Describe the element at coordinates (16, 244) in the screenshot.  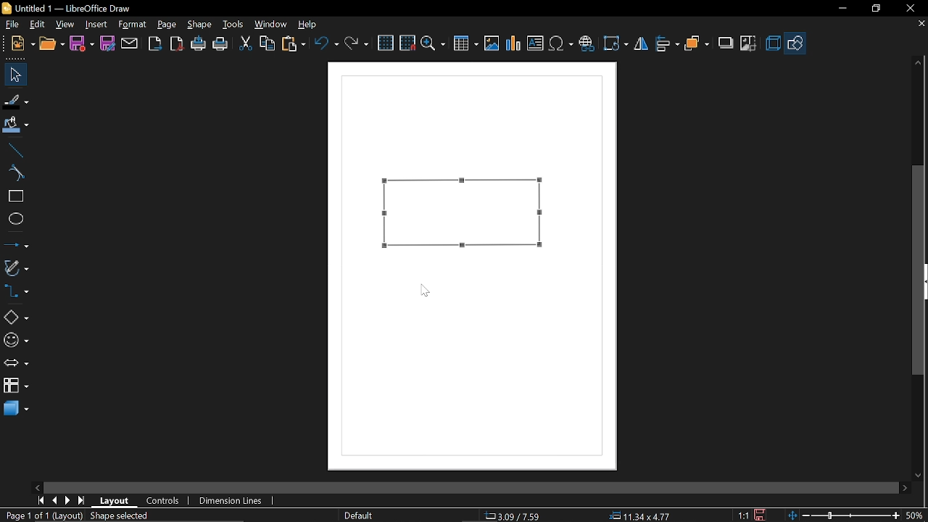
I see `line and arrows` at that location.